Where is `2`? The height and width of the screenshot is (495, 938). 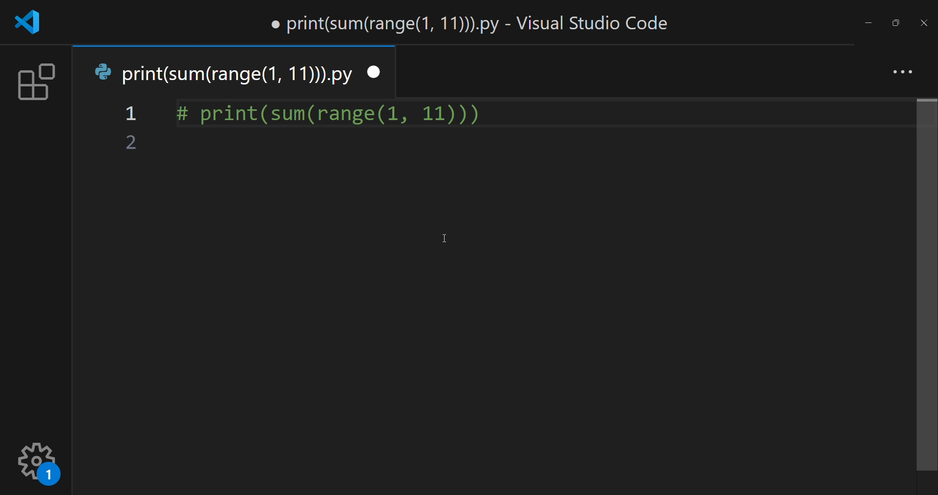
2 is located at coordinates (131, 144).